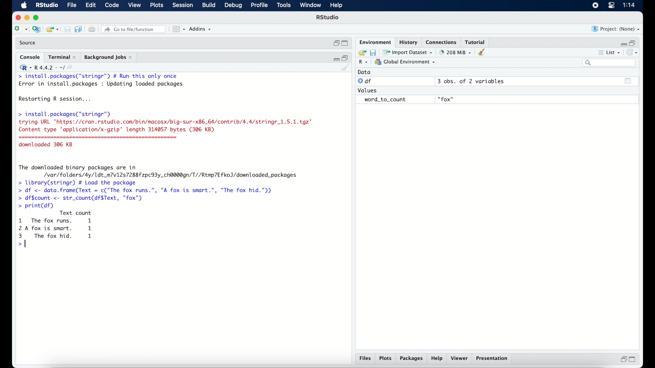 The image size is (655, 368). What do you see at coordinates (83, 198) in the screenshot?
I see `> df$count <- str_count(df$Text, "fox")|` at bounding box center [83, 198].